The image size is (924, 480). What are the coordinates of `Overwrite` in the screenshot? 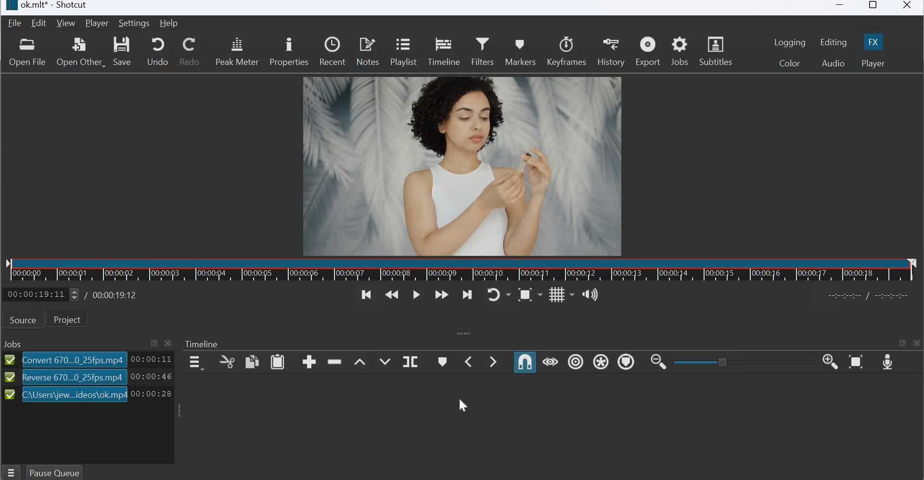 It's located at (384, 361).